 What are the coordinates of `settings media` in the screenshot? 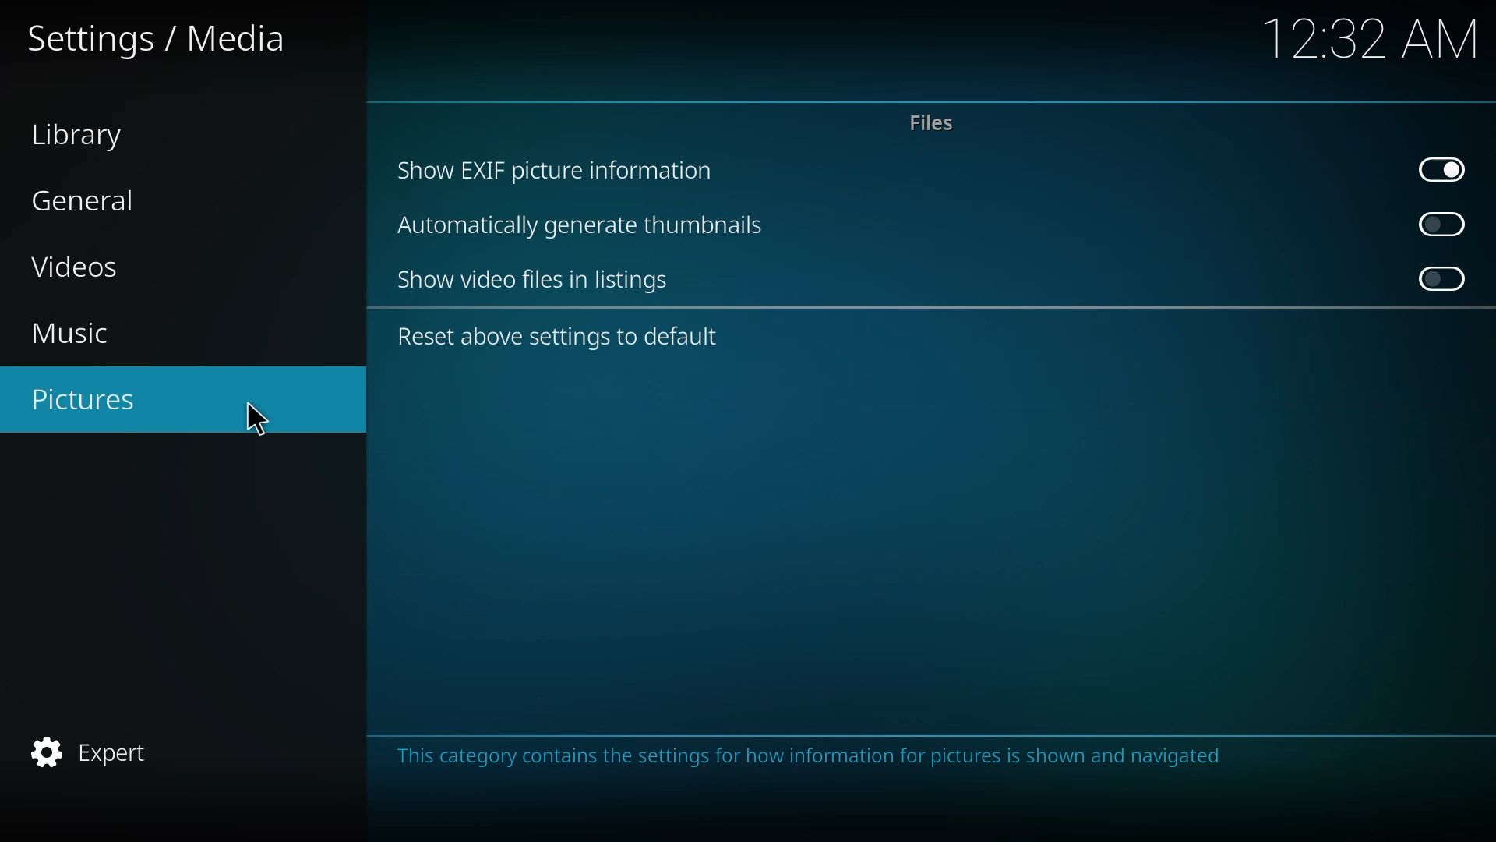 It's located at (161, 38).